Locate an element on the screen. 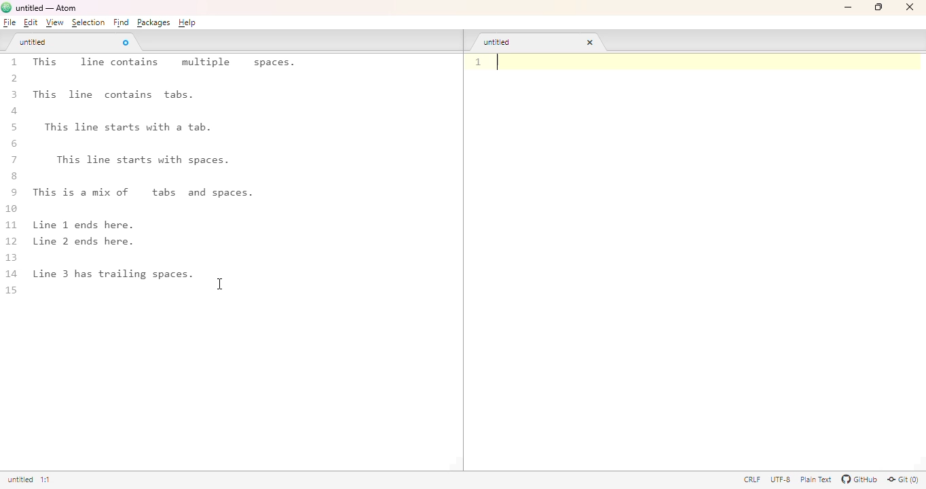  selection is located at coordinates (89, 22).